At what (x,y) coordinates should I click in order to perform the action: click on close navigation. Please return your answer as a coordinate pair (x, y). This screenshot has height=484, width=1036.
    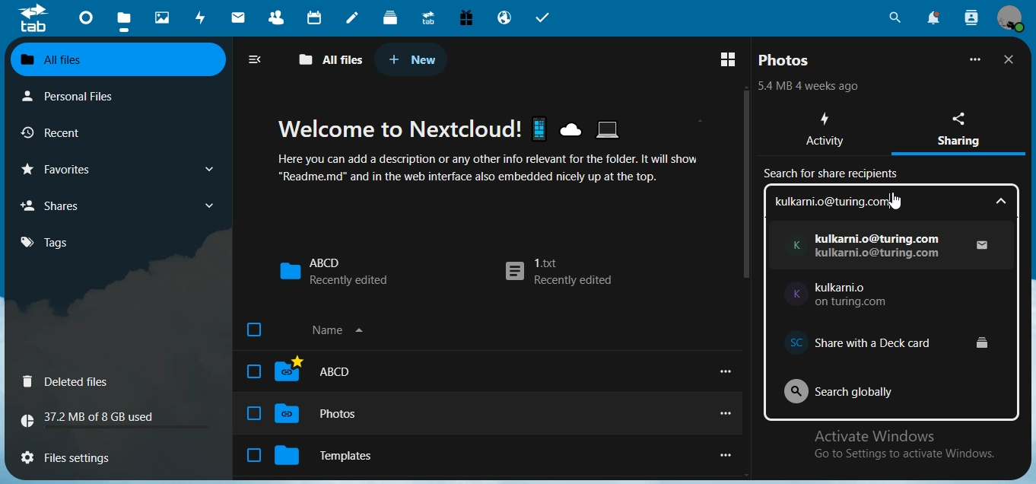
    Looking at the image, I should click on (259, 59).